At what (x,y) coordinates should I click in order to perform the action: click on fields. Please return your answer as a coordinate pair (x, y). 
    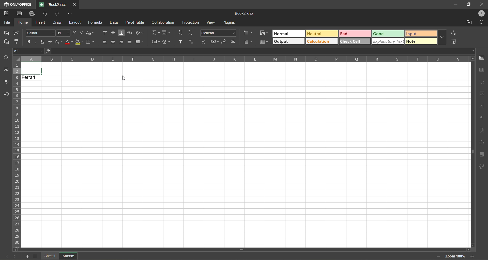
    Looking at the image, I should click on (167, 33).